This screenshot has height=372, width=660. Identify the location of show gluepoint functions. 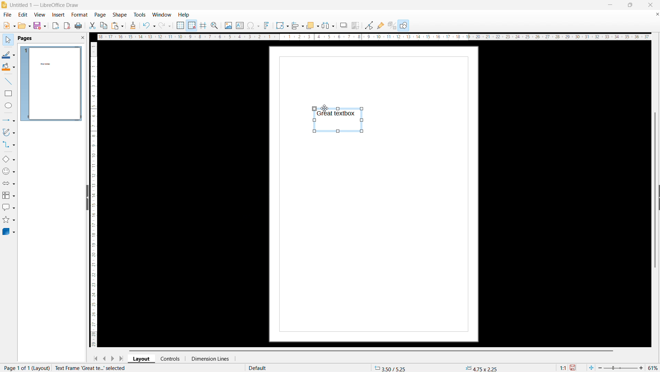
(381, 25).